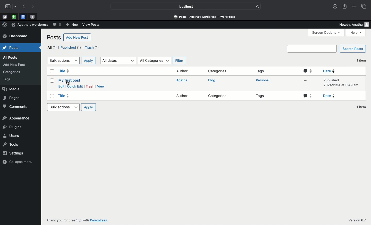 Image resolution: width=371 pixels, height=225 pixels. What do you see at coordinates (262, 80) in the screenshot?
I see `Personal` at bounding box center [262, 80].